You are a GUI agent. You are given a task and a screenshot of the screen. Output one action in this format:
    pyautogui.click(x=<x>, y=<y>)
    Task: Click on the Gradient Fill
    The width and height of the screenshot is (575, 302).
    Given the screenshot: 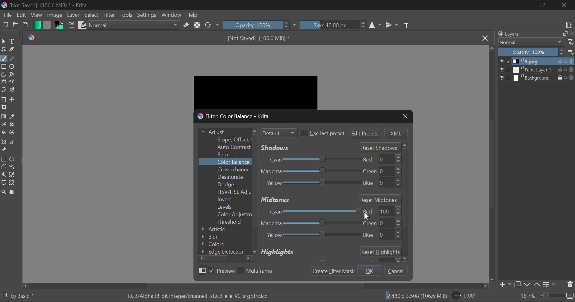 What is the action you would take?
    pyautogui.click(x=4, y=117)
    